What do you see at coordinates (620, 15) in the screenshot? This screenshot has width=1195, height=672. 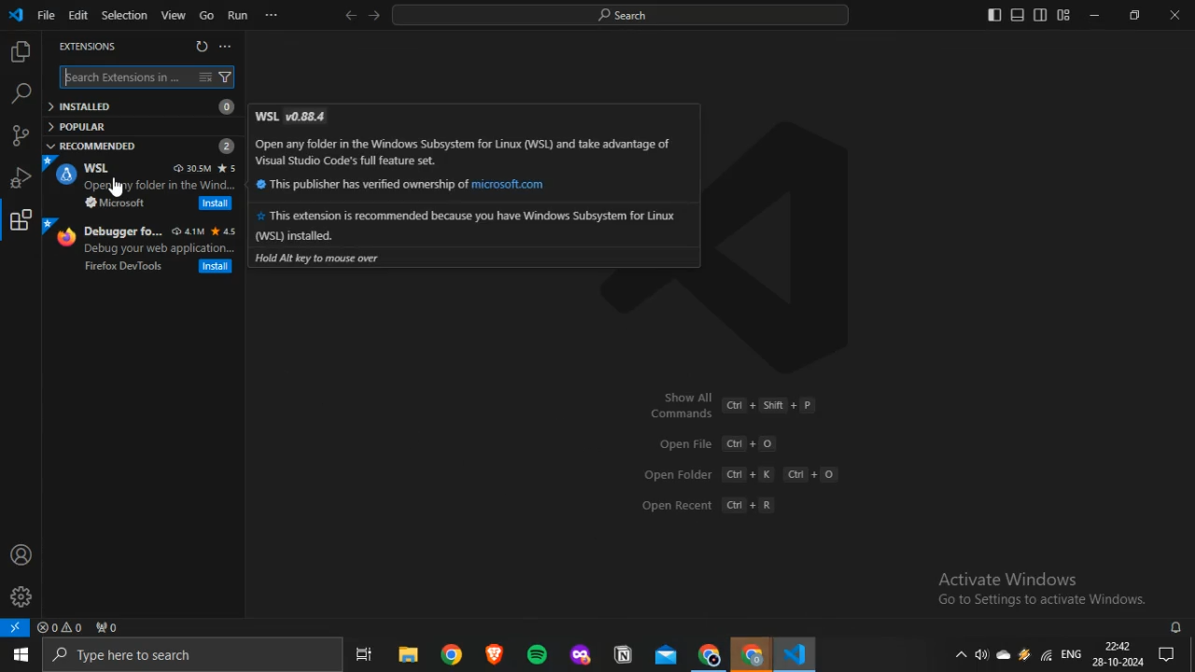 I see `search` at bounding box center [620, 15].